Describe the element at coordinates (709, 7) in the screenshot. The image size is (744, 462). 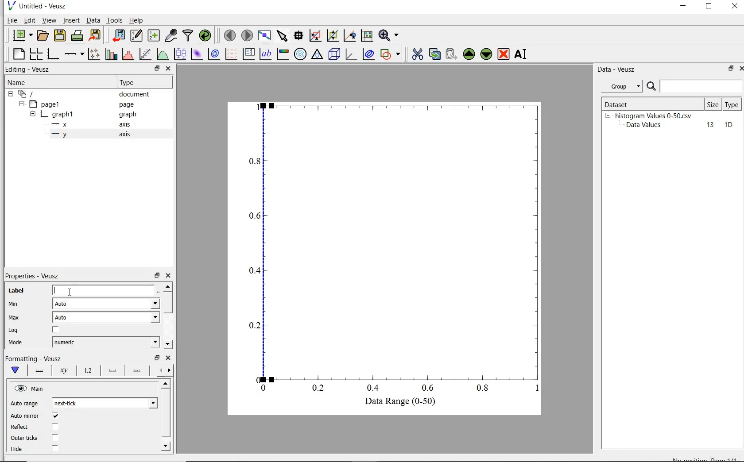
I see `restore down` at that location.